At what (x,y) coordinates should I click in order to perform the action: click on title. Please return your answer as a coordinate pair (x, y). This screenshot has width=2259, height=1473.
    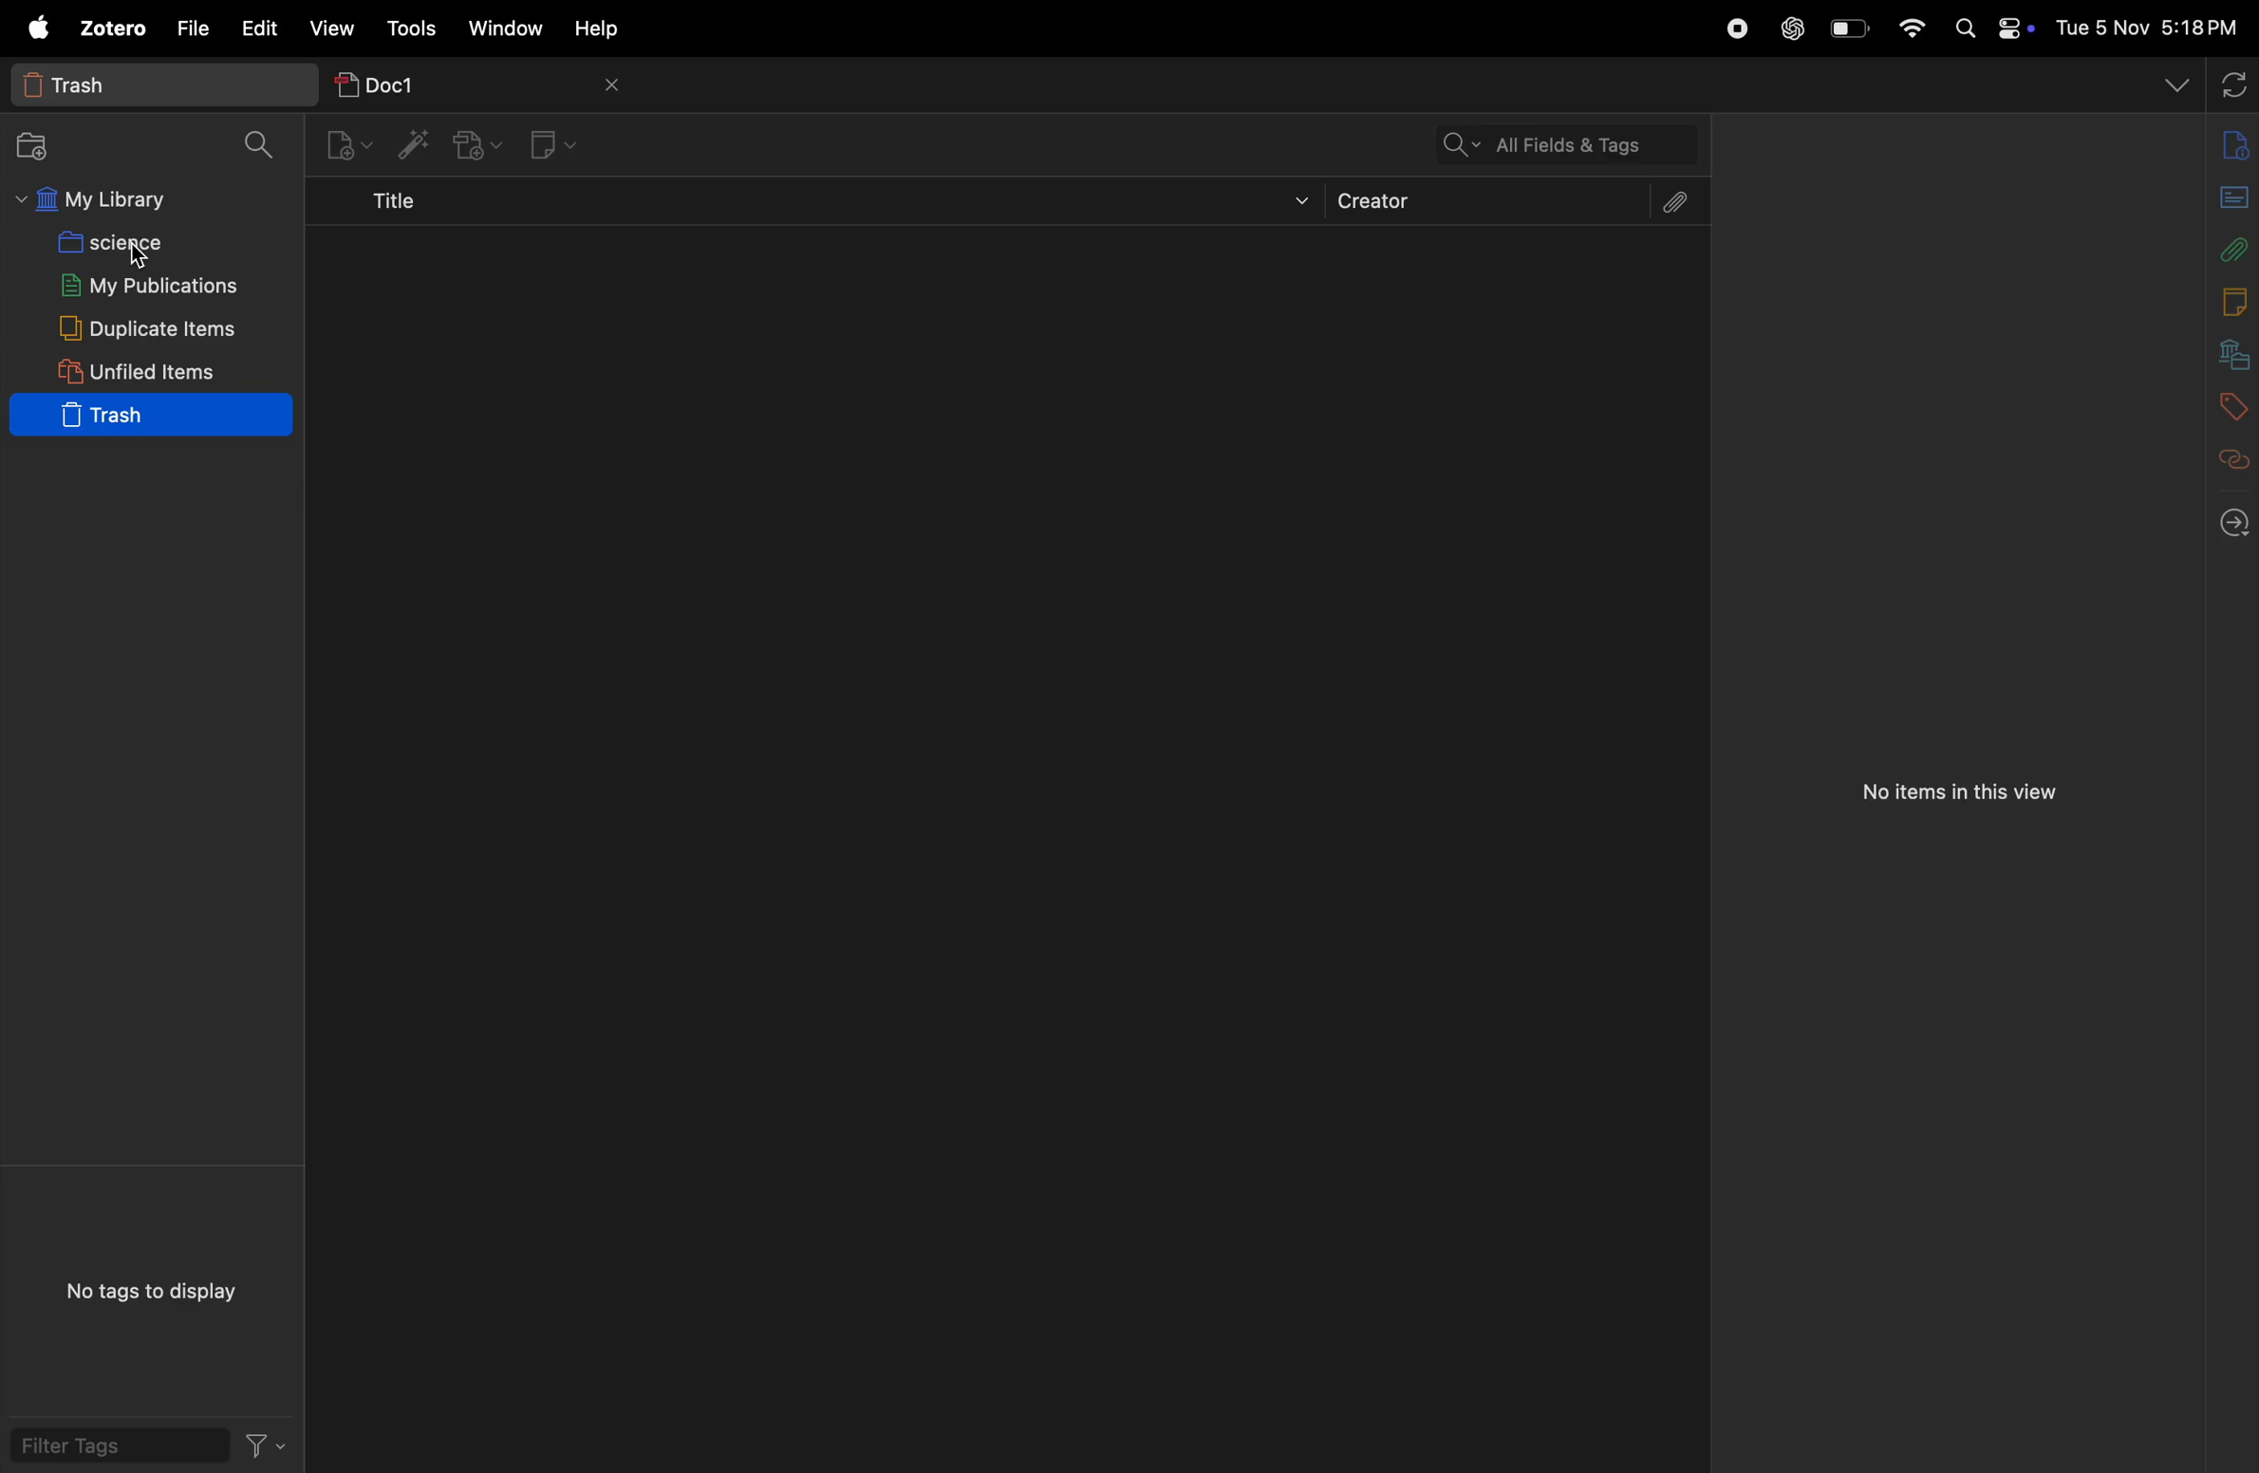
    Looking at the image, I should click on (824, 206).